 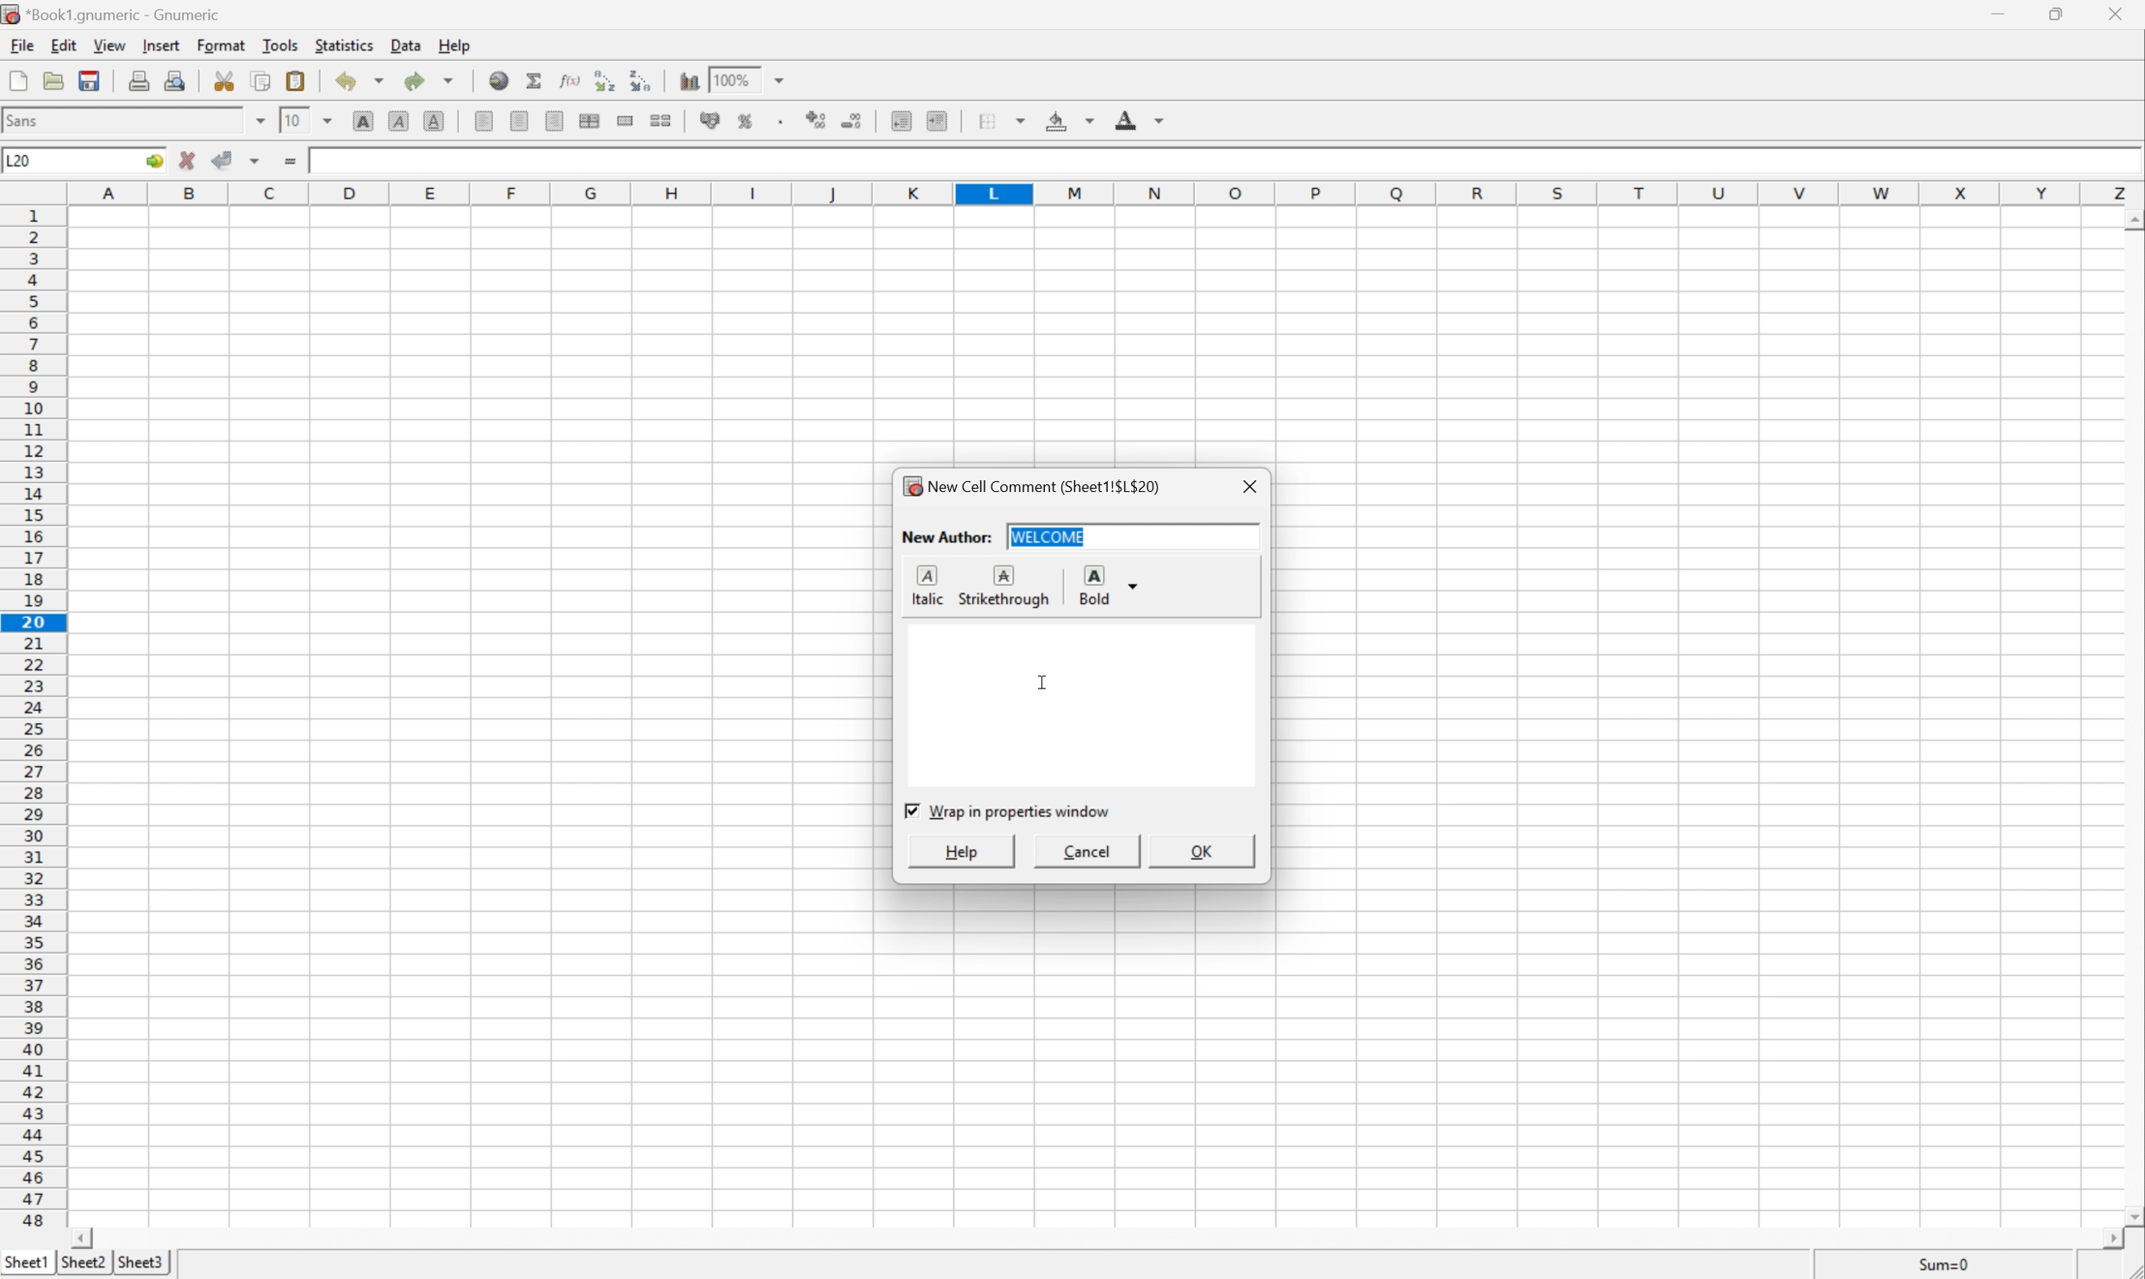 I want to click on Increase indent, and align the contents to the left, so click(x=937, y=120).